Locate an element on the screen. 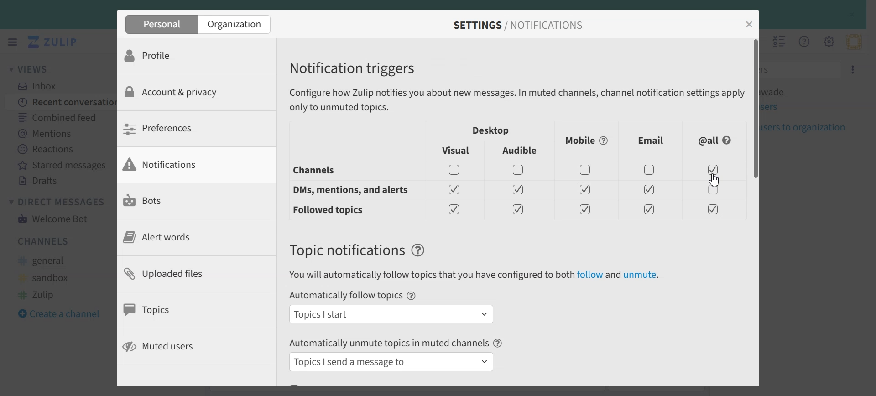 The height and width of the screenshot is (396, 876). Personal is located at coordinates (160, 24).